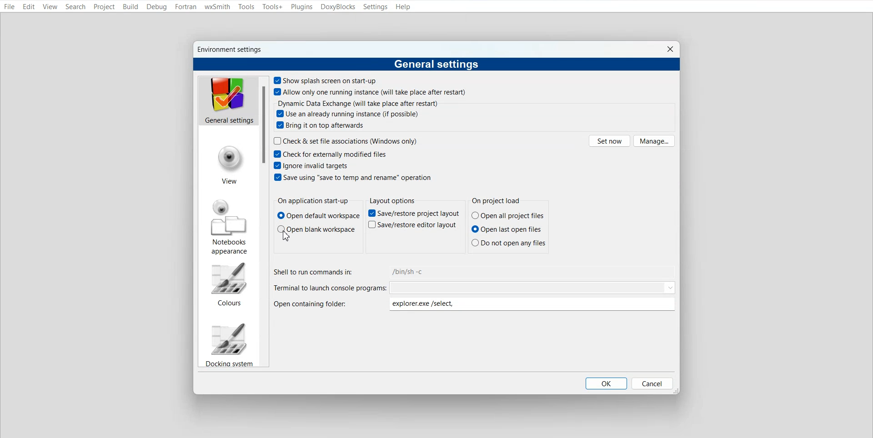  What do you see at coordinates (392, 200) in the screenshot?
I see `Text` at bounding box center [392, 200].